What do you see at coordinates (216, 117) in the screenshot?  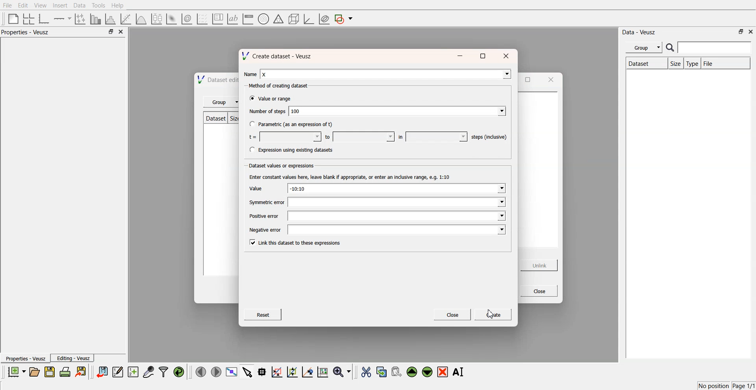 I see `Dataset` at bounding box center [216, 117].